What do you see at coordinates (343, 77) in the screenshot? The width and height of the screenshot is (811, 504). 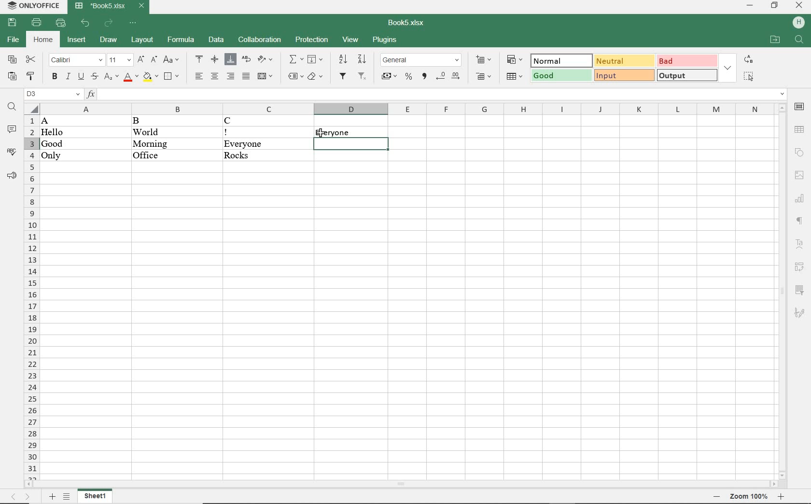 I see `filter` at bounding box center [343, 77].